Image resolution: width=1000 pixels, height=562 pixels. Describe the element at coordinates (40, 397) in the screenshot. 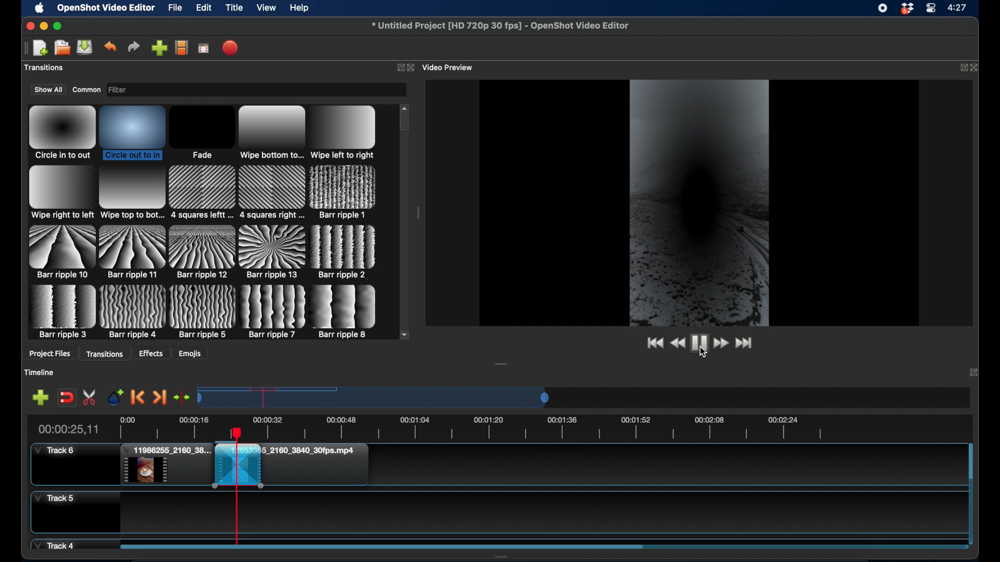

I see `add marker` at that location.